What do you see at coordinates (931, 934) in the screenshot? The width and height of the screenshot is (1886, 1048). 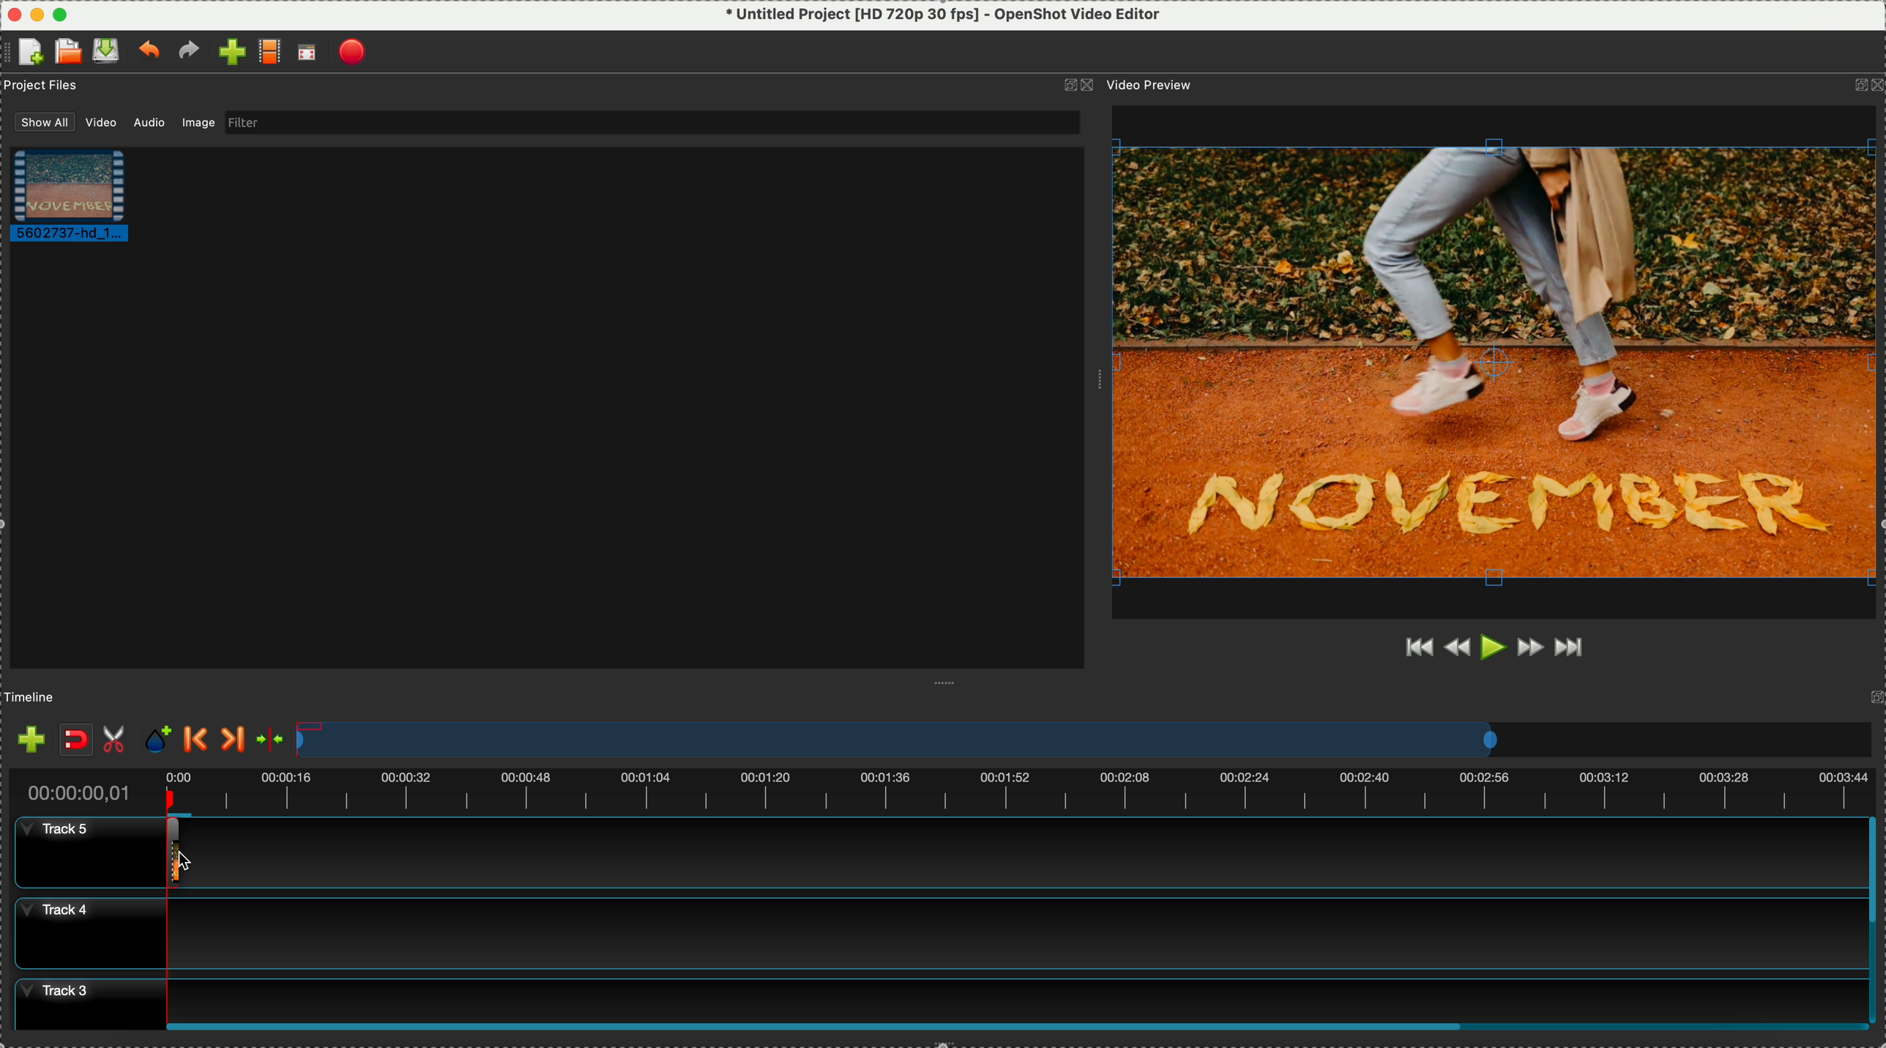 I see `track 4` at bounding box center [931, 934].